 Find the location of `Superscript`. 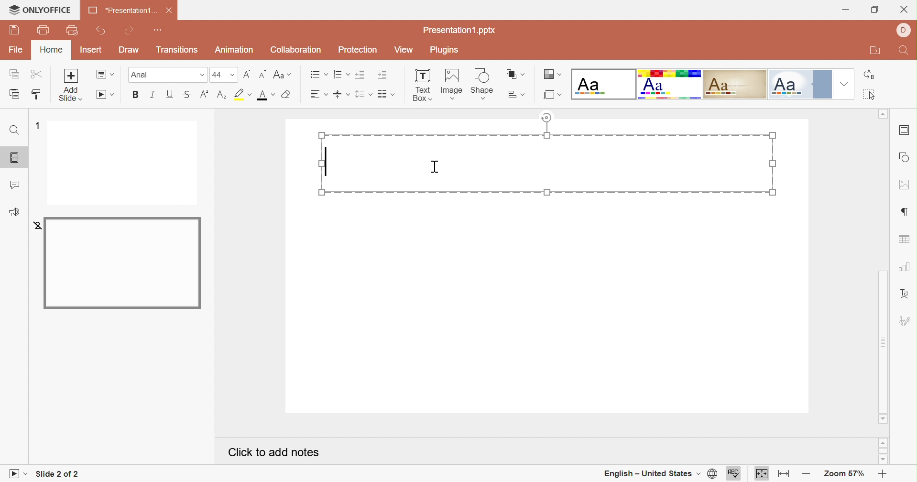

Superscript is located at coordinates (204, 94).